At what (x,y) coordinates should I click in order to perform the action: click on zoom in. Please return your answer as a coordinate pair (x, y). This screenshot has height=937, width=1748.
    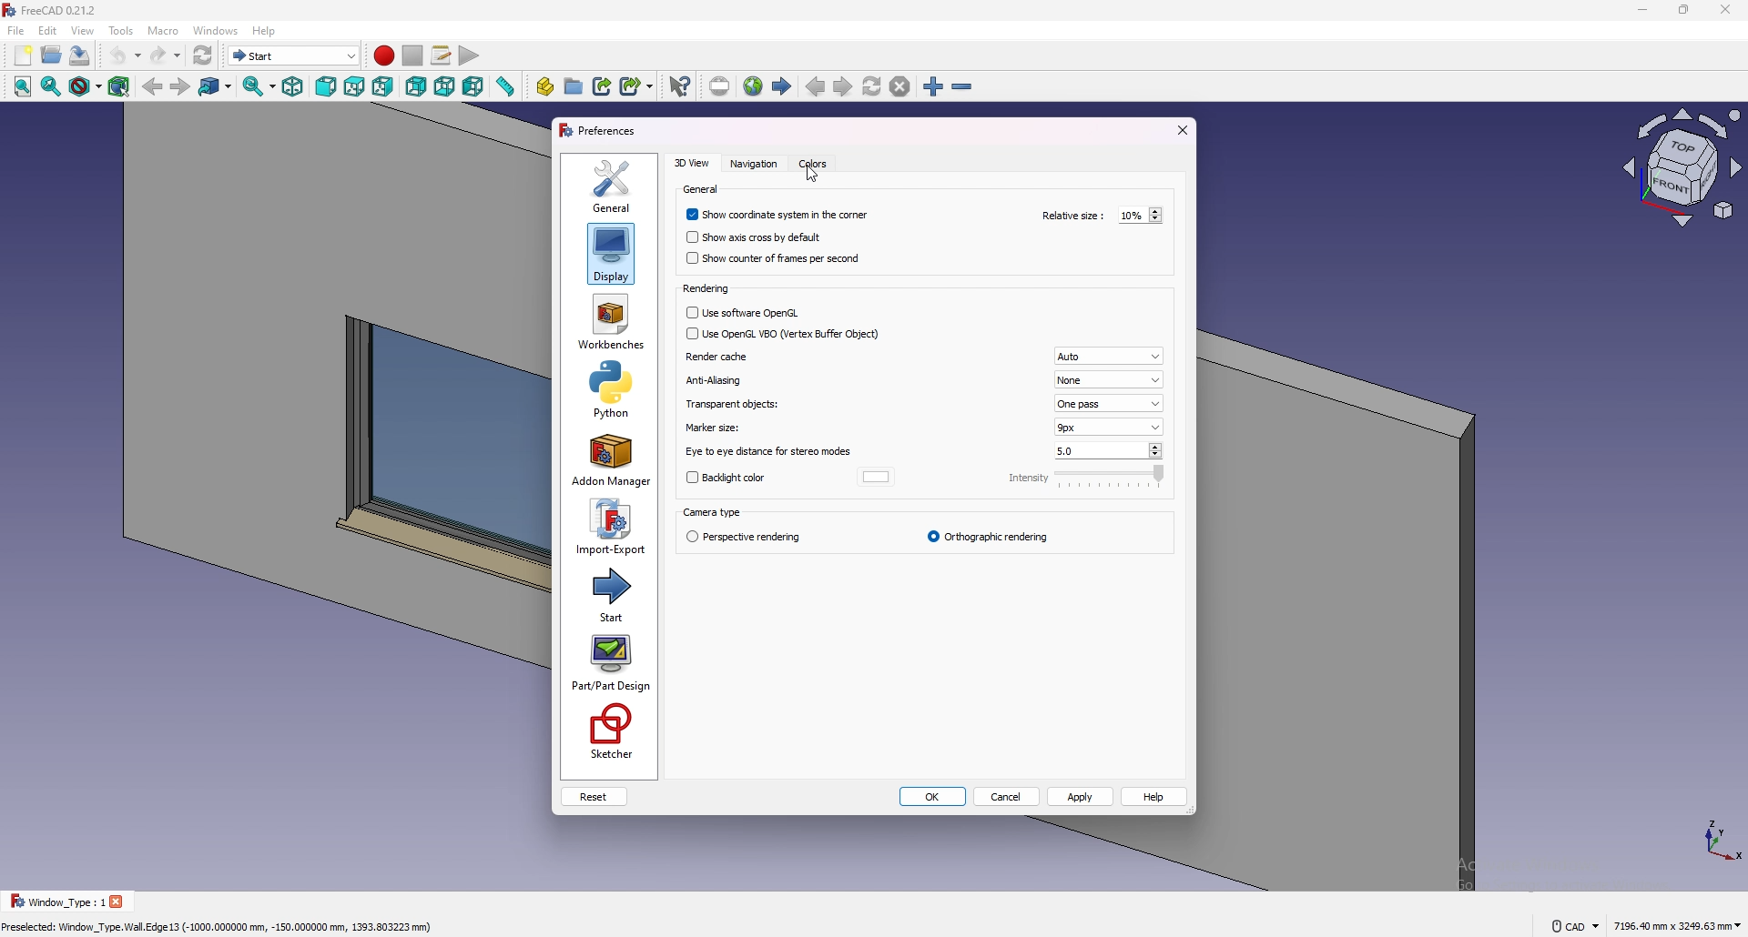
    Looking at the image, I should click on (933, 87).